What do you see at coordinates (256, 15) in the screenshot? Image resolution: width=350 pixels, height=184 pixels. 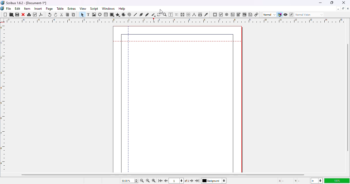 I see `link annotation` at bounding box center [256, 15].